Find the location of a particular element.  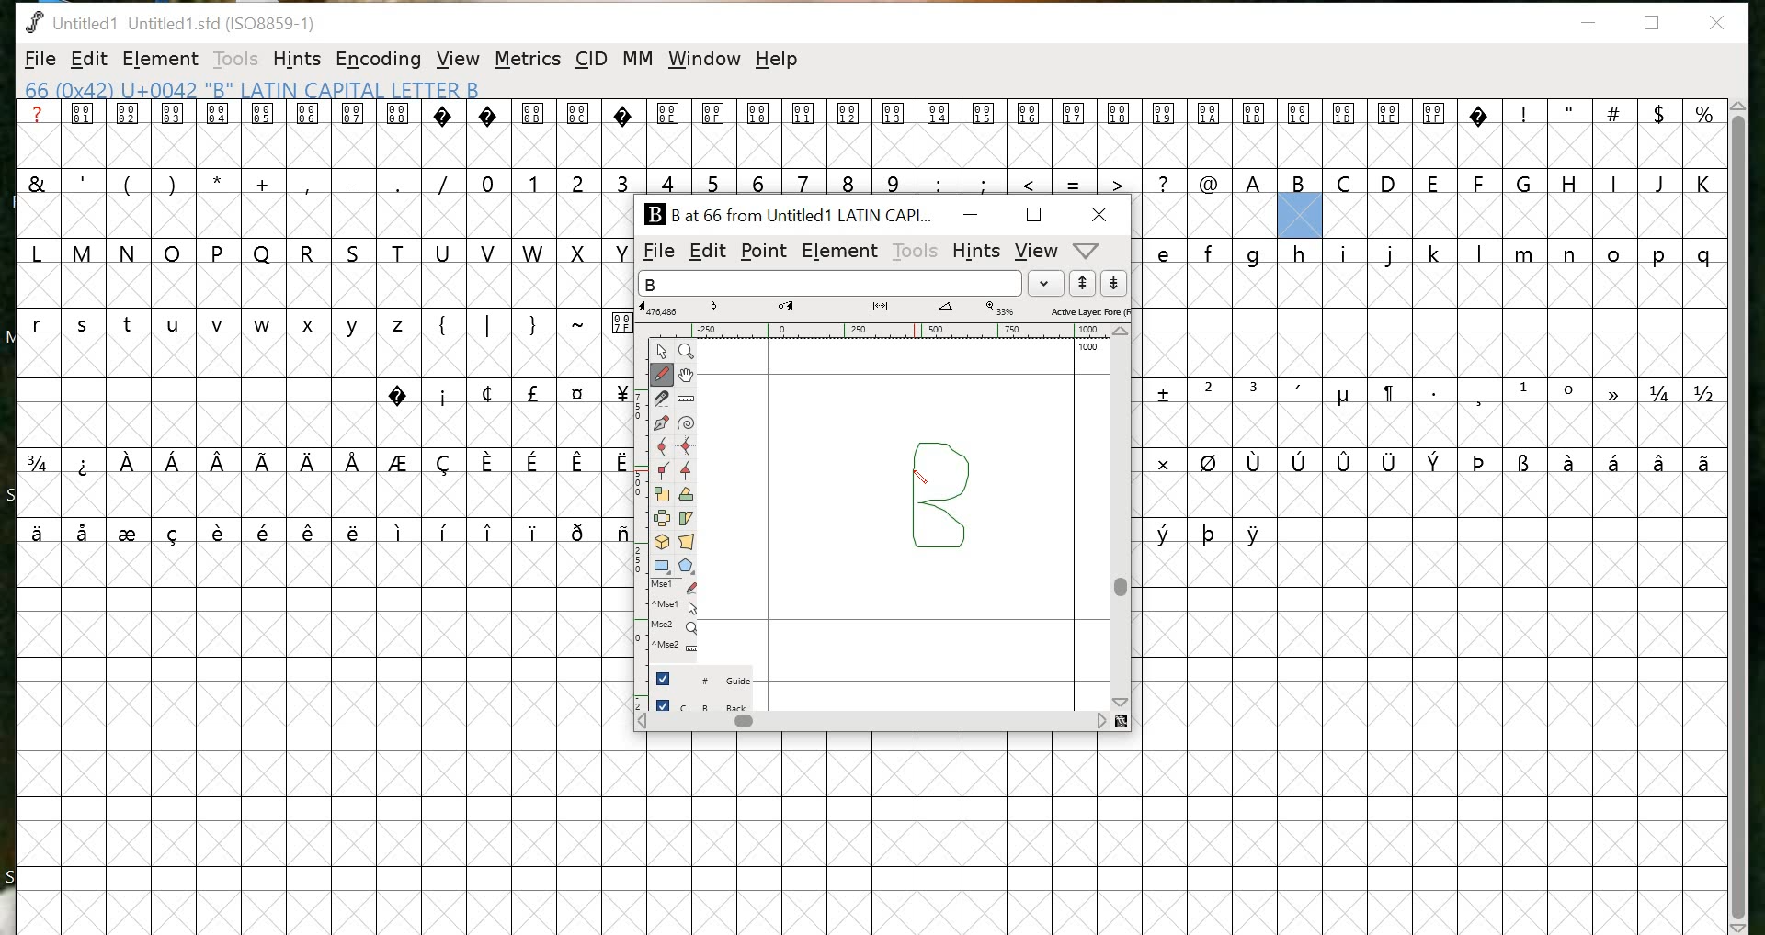

Ruler is located at coordinates (687, 401).